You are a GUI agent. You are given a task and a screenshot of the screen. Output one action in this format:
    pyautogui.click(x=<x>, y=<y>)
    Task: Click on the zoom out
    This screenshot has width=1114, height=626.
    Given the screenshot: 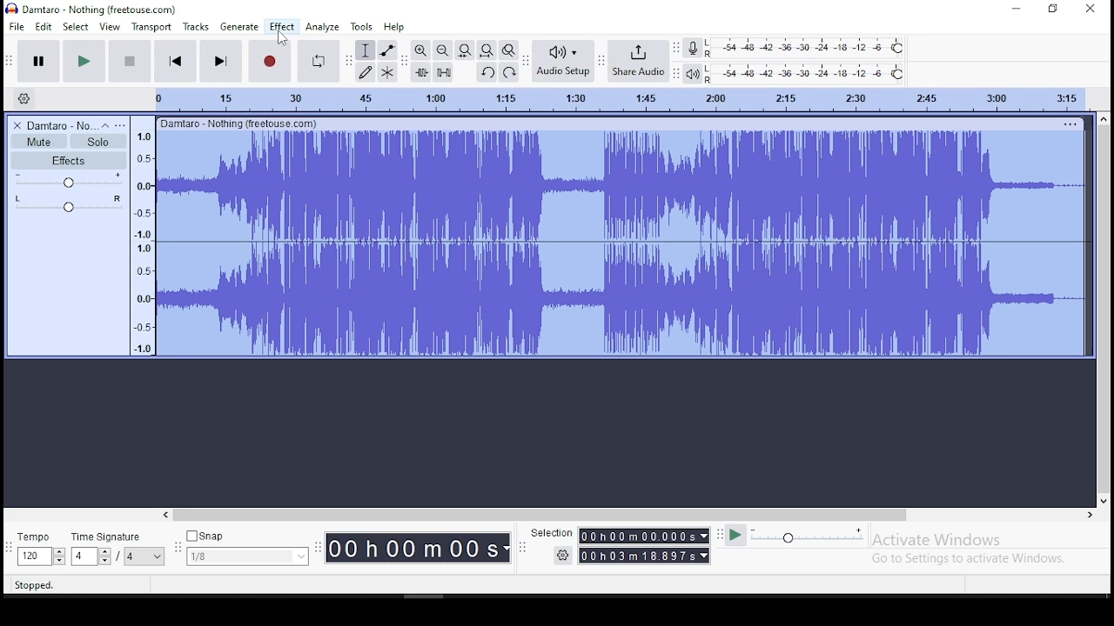 What is the action you would take?
    pyautogui.click(x=441, y=50)
    